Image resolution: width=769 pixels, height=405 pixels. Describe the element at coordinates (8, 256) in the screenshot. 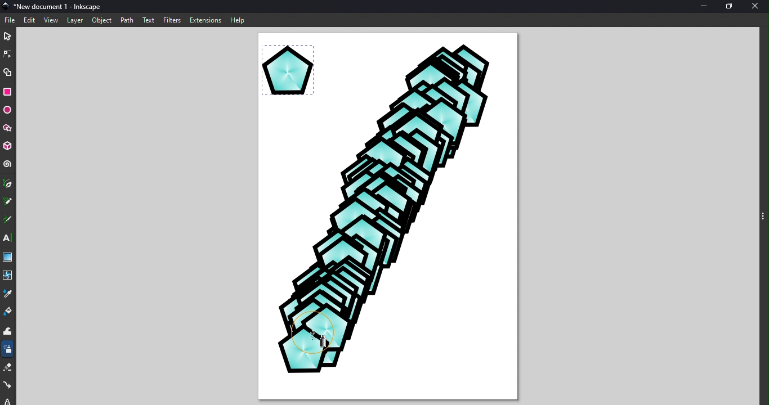

I see `Gradient tool` at that location.